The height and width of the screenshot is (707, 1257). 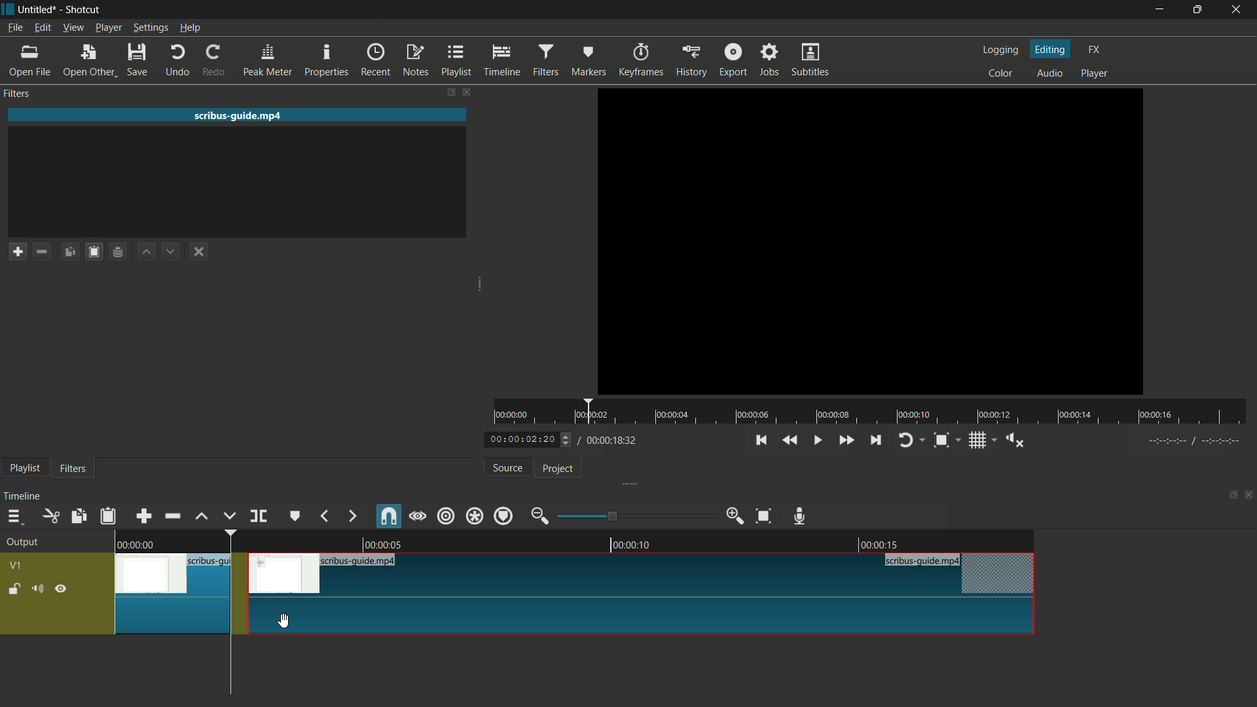 I want to click on zoom in, so click(x=734, y=517).